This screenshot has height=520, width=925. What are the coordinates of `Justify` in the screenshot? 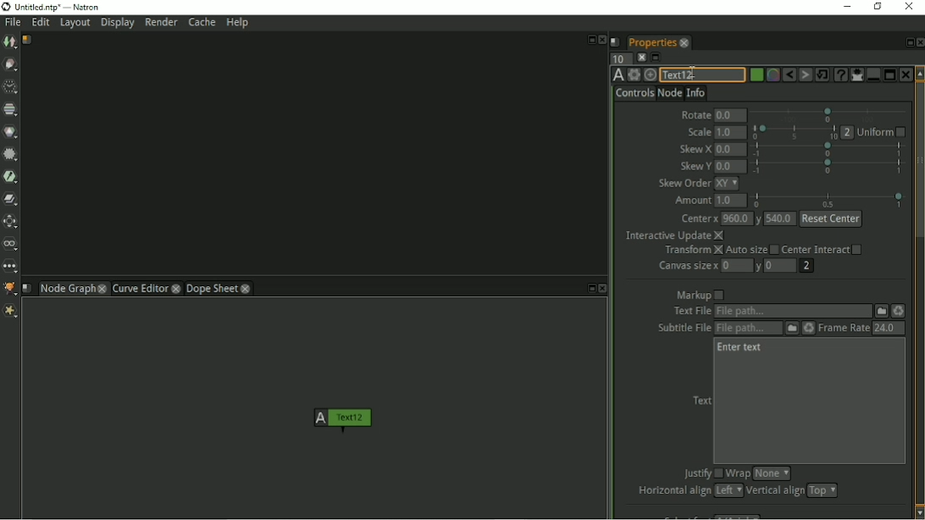 It's located at (701, 474).